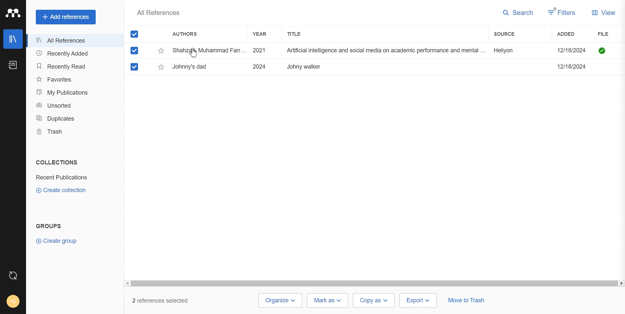 The image size is (625, 314). Describe the element at coordinates (127, 283) in the screenshot. I see `scroll left` at that location.